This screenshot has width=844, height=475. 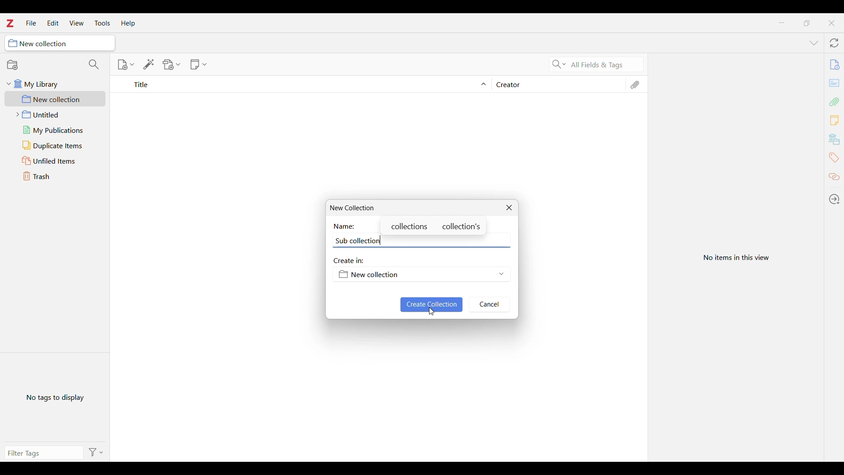 I want to click on View menu, so click(x=77, y=23).